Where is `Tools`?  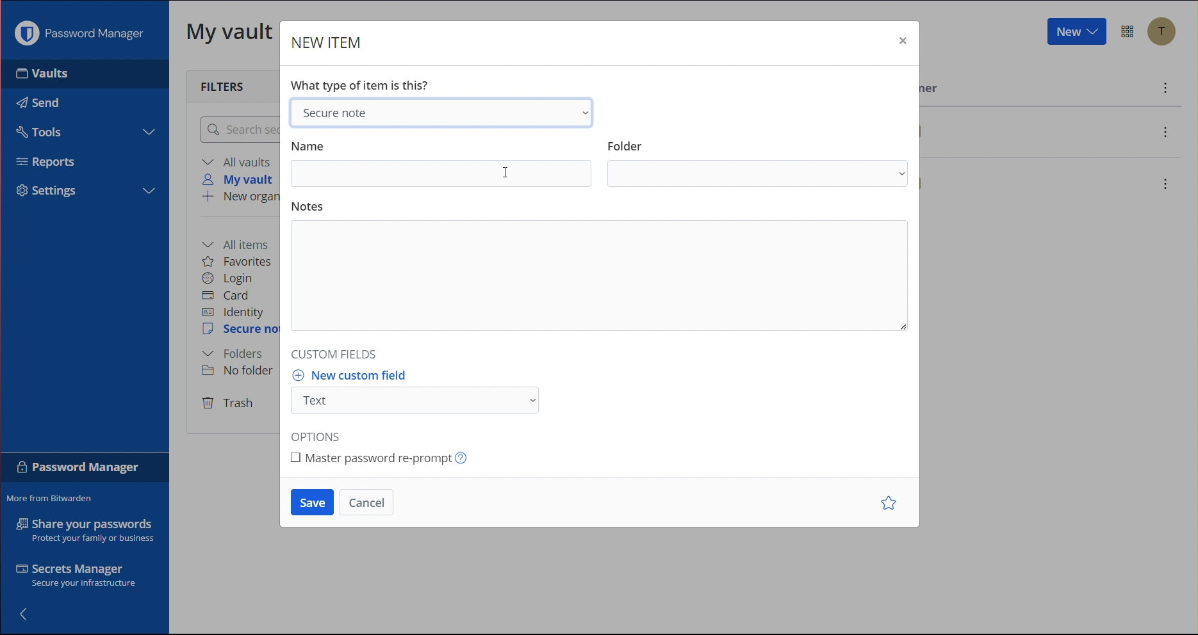
Tools is located at coordinates (44, 133).